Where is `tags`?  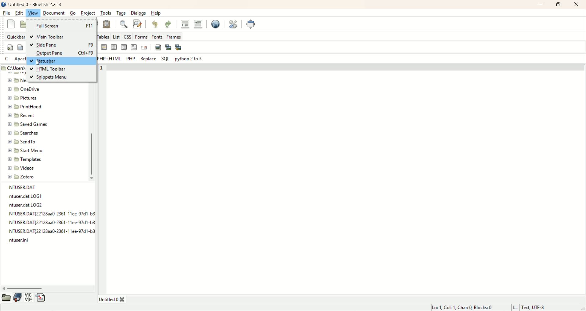 tags is located at coordinates (122, 13).